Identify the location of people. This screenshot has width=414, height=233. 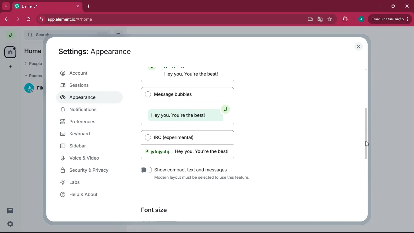
(34, 63).